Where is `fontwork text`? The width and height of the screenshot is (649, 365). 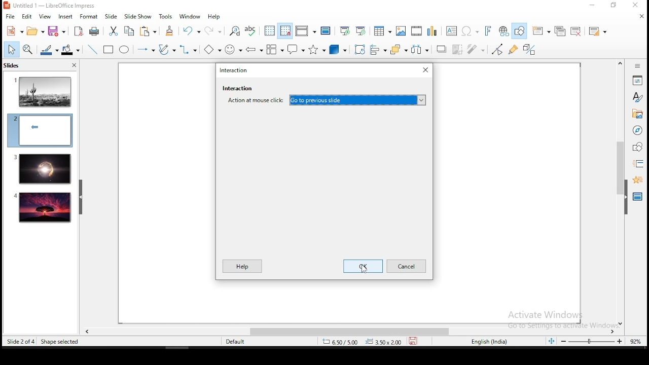 fontwork text is located at coordinates (487, 31).